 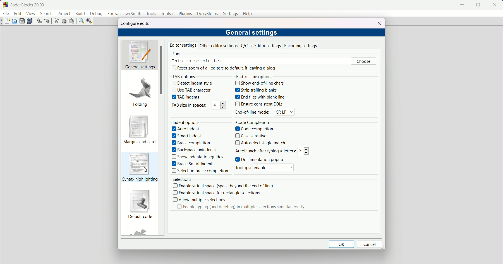 I want to click on edit, so click(x=18, y=14).